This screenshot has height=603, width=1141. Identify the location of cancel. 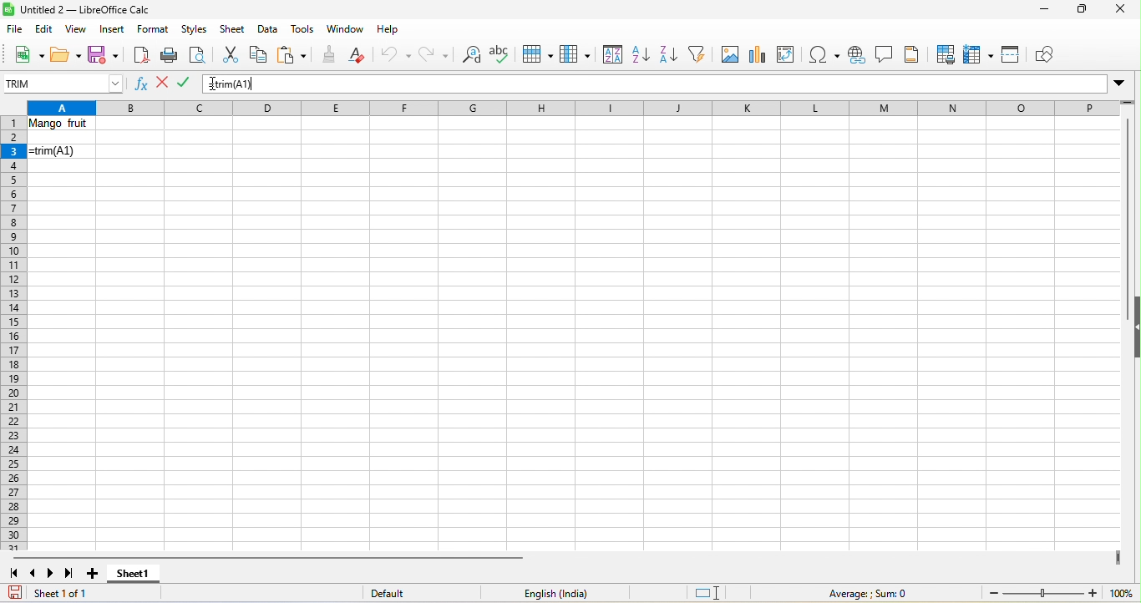
(163, 83).